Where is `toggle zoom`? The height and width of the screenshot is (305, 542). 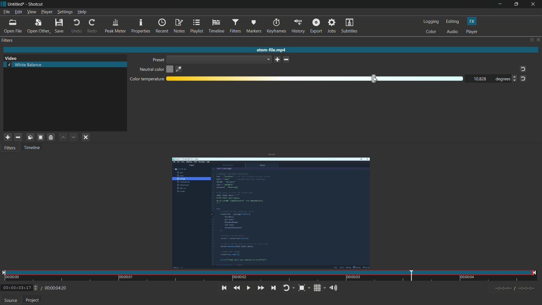 toggle zoom is located at coordinates (304, 288).